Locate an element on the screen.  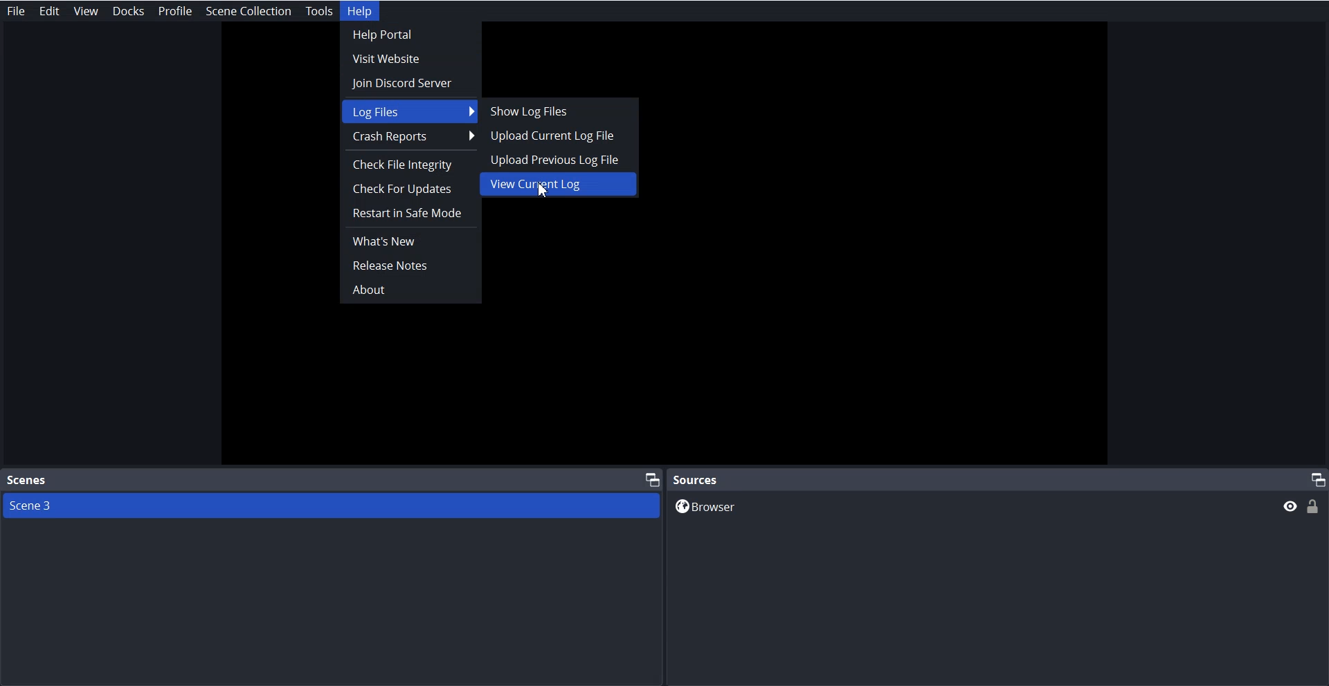
Show Log Files is located at coordinates (554, 110).